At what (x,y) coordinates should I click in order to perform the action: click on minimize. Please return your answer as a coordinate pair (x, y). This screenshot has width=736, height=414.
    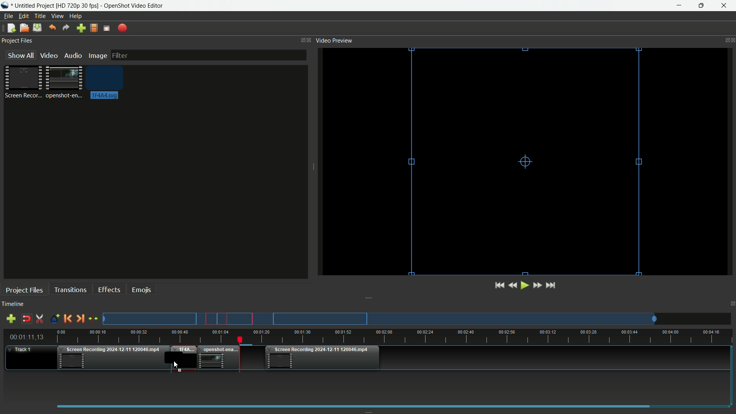
    Looking at the image, I should click on (682, 6).